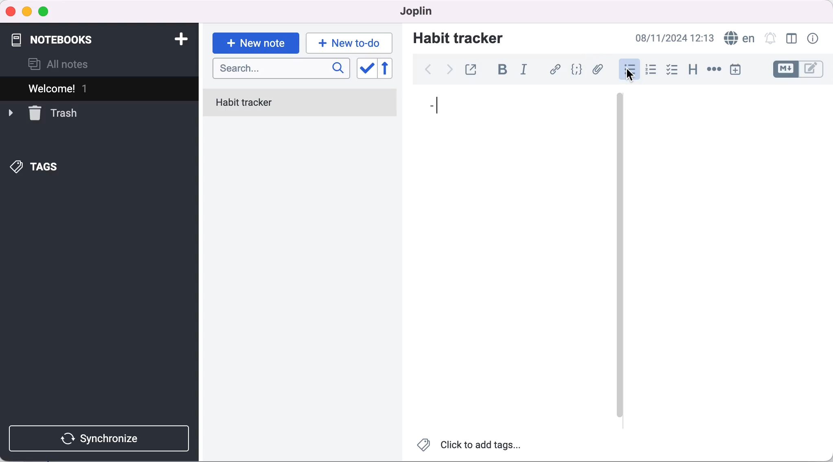  What do you see at coordinates (672, 38) in the screenshot?
I see `08/11/2024 12:13` at bounding box center [672, 38].